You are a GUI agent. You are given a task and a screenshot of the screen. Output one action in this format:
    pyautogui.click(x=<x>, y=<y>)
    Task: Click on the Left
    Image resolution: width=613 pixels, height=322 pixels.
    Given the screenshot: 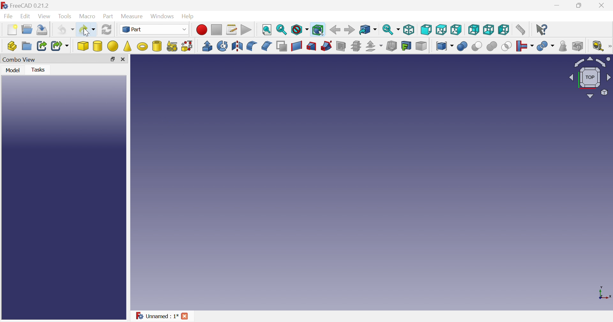 What is the action you would take?
    pyautogui.click(x=504, y=30)
    